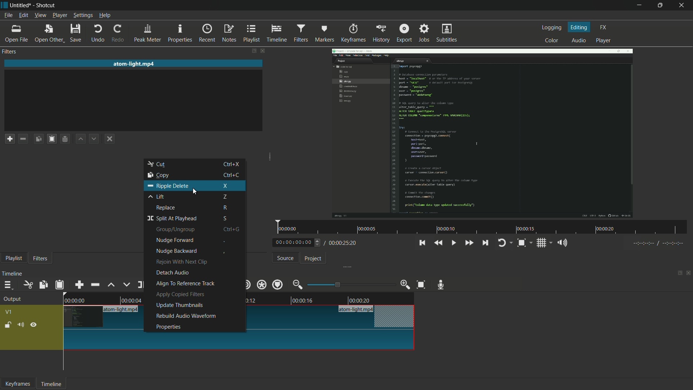 The height and width of the screenshot is (390, 693). What do you see at coordinates (278, 285) in the screenshot?
I see `ripple marker` at bounding box center [278, 285].